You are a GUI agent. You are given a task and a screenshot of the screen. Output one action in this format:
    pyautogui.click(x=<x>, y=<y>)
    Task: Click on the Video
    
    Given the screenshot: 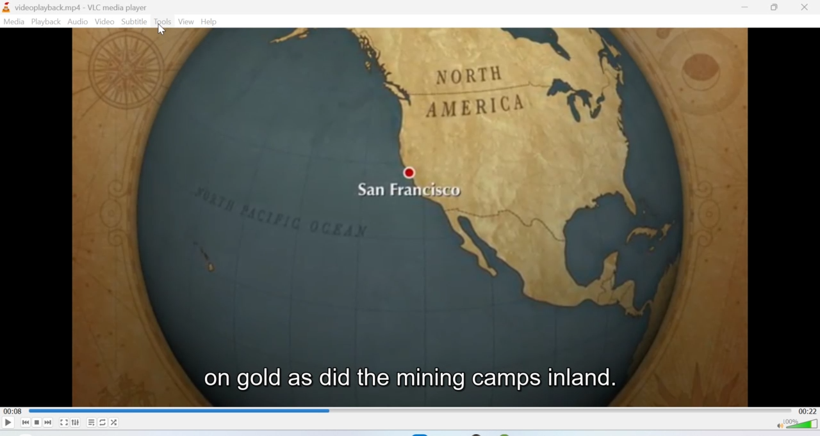 What is the action you would take?
    pyautogui.click(x=105, y=22)
    